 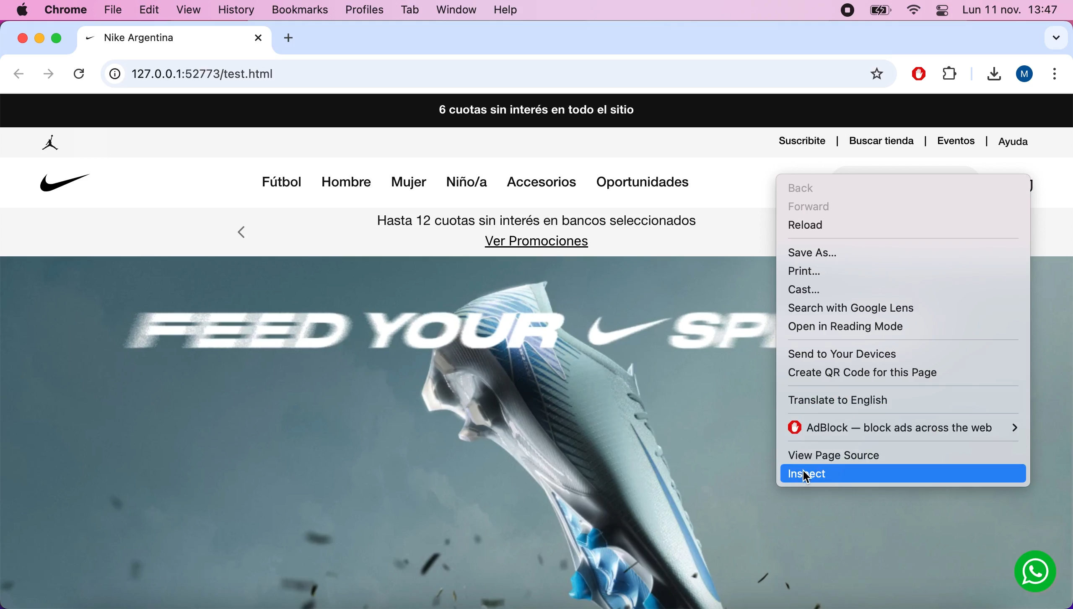 I want to click on open in reading mode, so click(x=858, y=328).